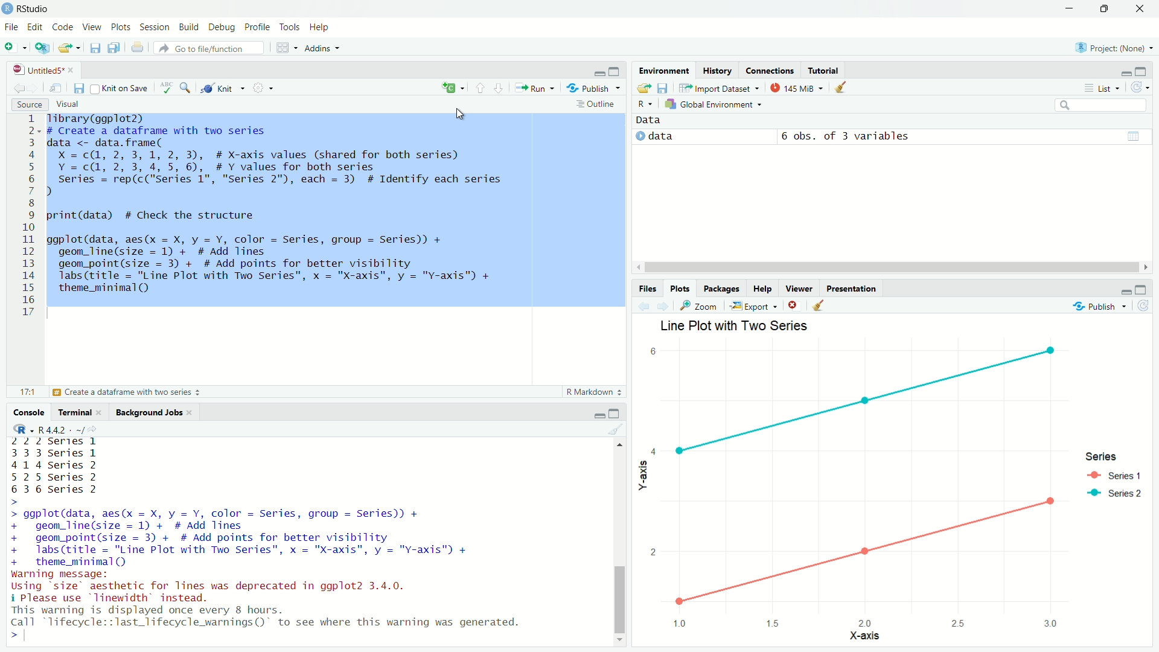  Describe the element at coordinates (36, 29) in the screenshot. I see `edit` at that location.